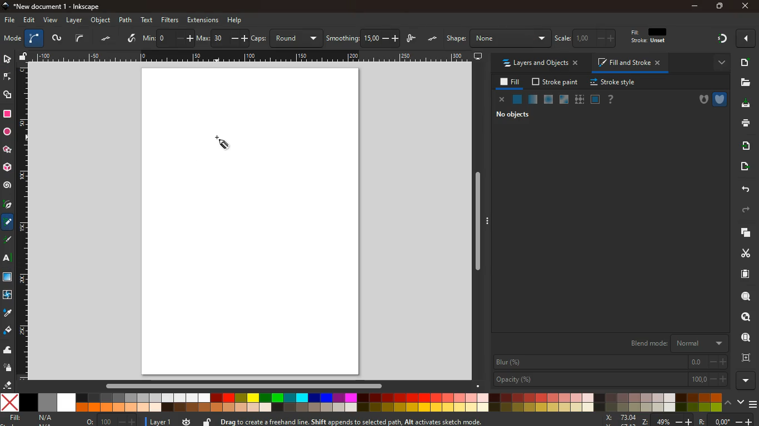  What do you see at coordinates (362, 403) in the screenshot?
I see `color palette` at bounding box center [362, 403].